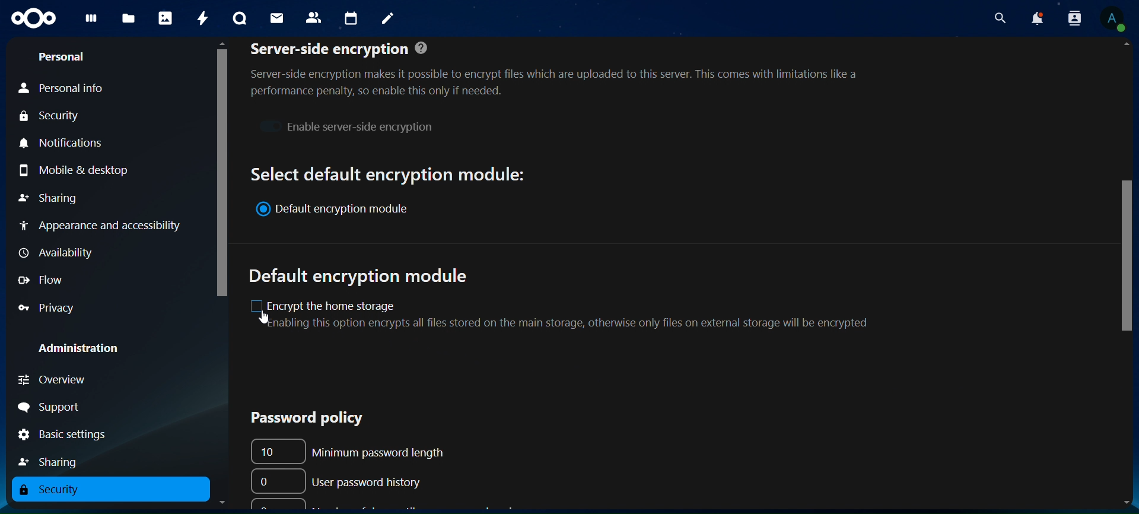 The width and height of the screenshot is (1139, 514). I want to click on photos, so click(165, 18).